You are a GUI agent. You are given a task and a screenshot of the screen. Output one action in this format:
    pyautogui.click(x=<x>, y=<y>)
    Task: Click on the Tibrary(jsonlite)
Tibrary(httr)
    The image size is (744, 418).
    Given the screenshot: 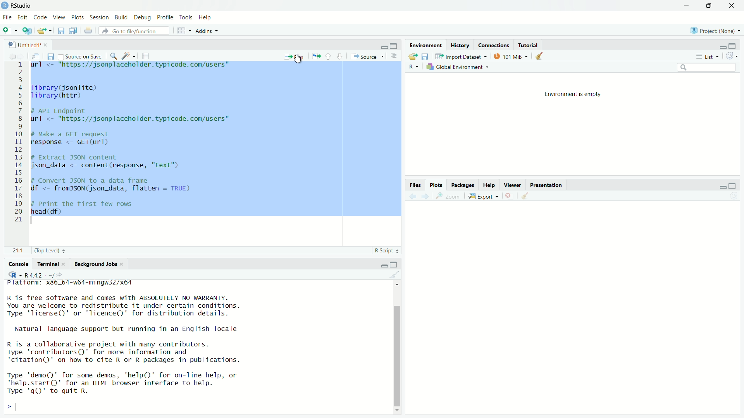 What is the action you would take?
    pyautogui.click(x=66, y=92)
    